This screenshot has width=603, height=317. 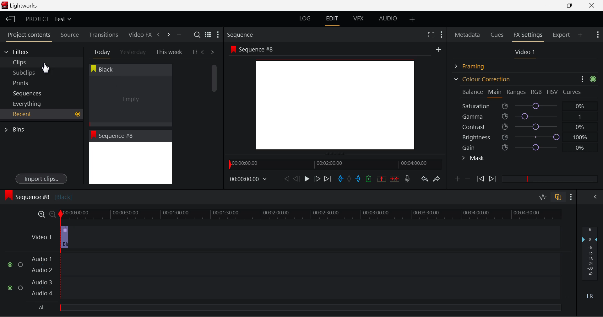 What do you see at coordinates (558, 196) in the screenshot?
I see `Toggle audio track sync` at bounding box center [558, 196].